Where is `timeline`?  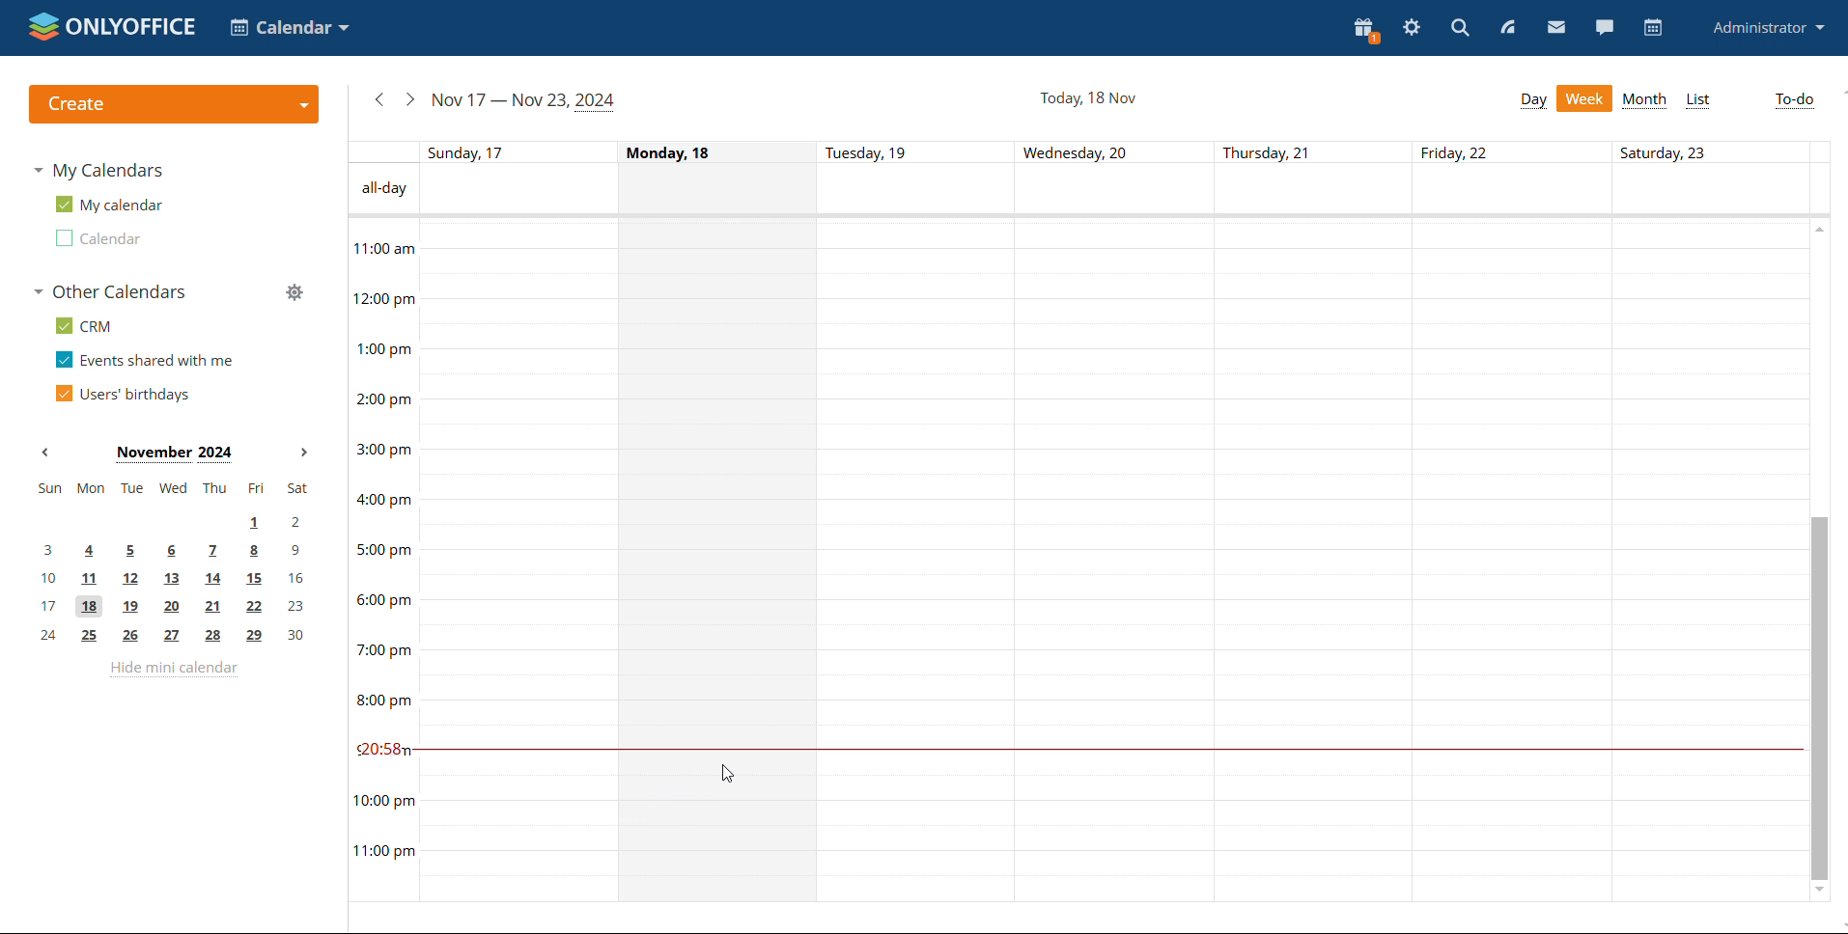 timeline is located at coordinates (382, 560).